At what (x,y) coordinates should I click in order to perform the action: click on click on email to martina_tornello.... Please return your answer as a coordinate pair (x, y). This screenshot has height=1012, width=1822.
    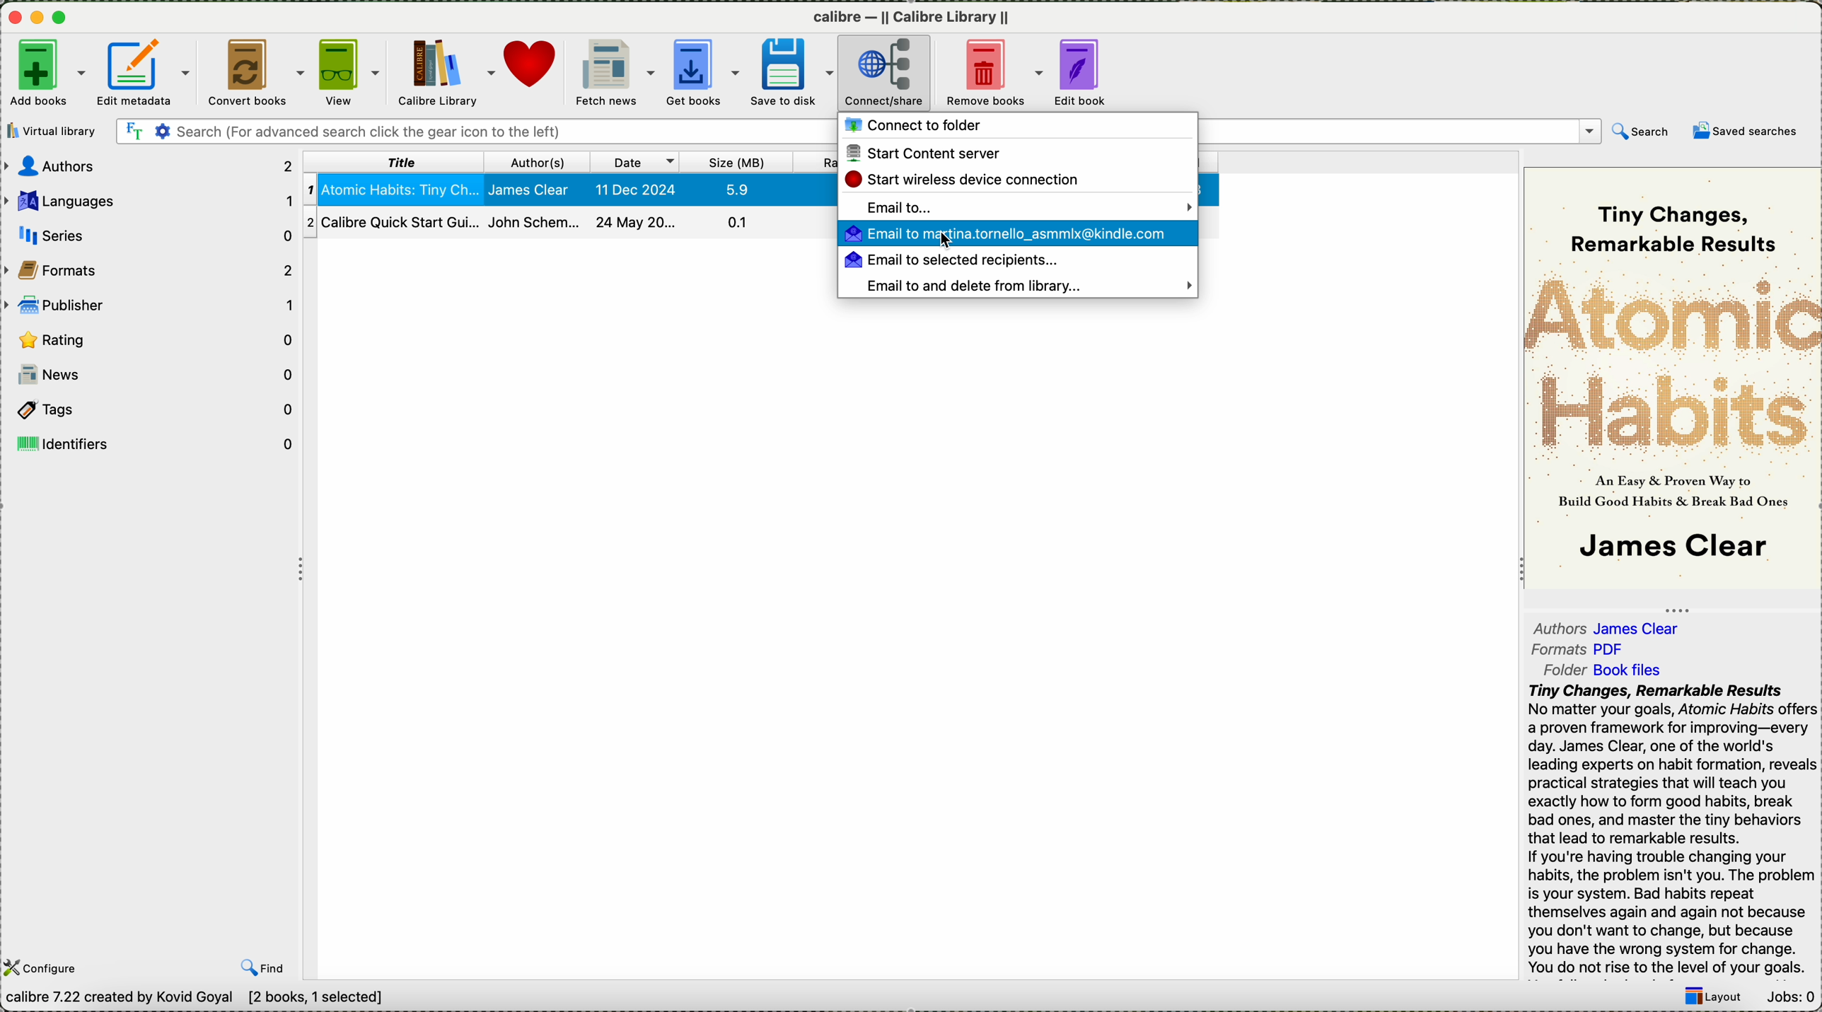
    Looking at the image, I should click on (1017, 234).